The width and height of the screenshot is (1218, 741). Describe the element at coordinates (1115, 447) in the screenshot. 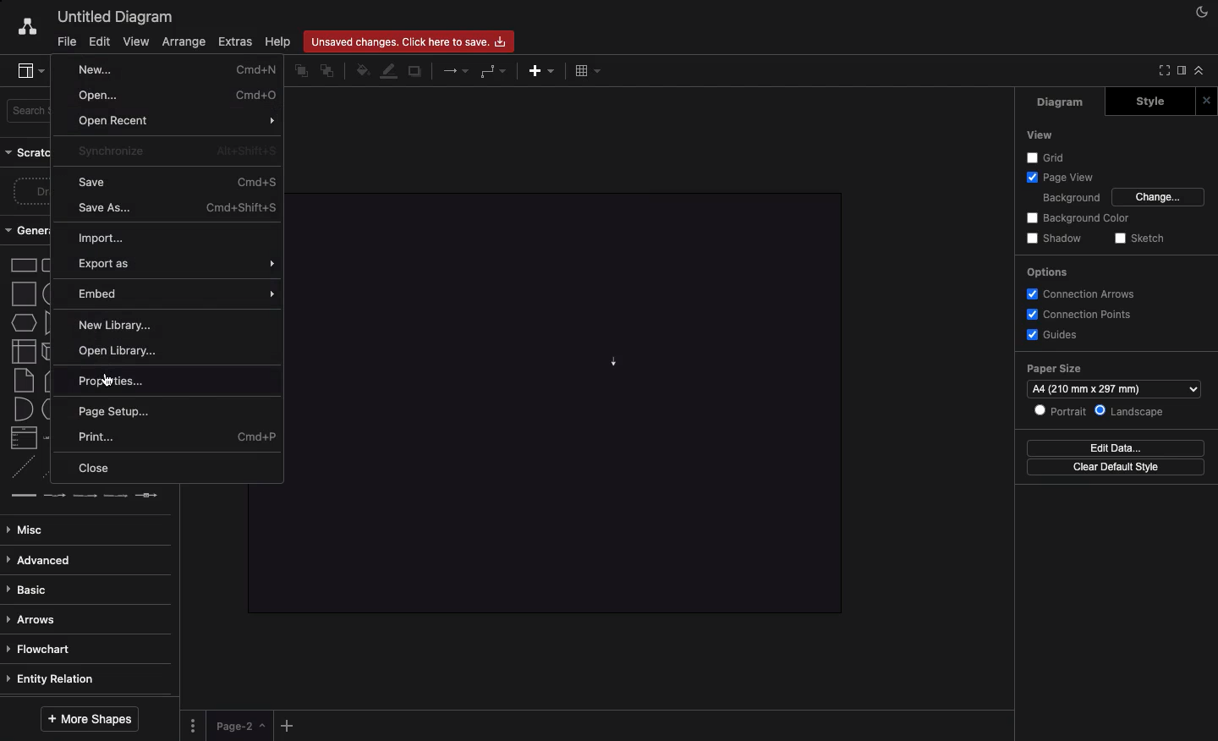

I see `Edit data` at that location.